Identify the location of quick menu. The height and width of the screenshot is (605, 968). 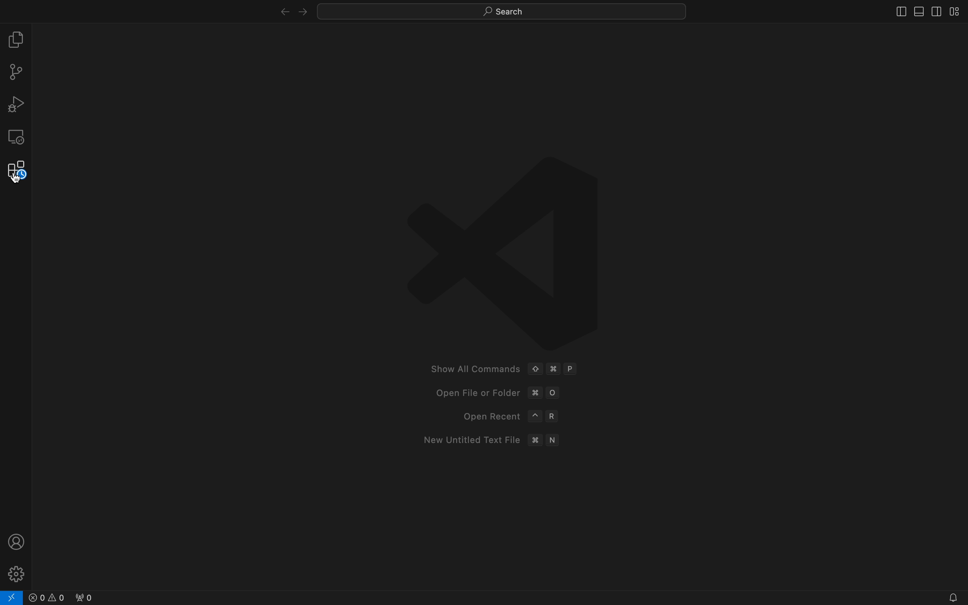
(500, 9).